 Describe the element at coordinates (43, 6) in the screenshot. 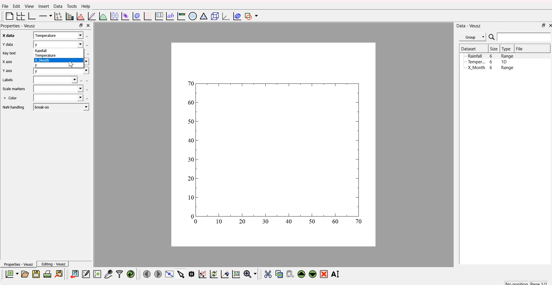

I see `Insert` at that location.